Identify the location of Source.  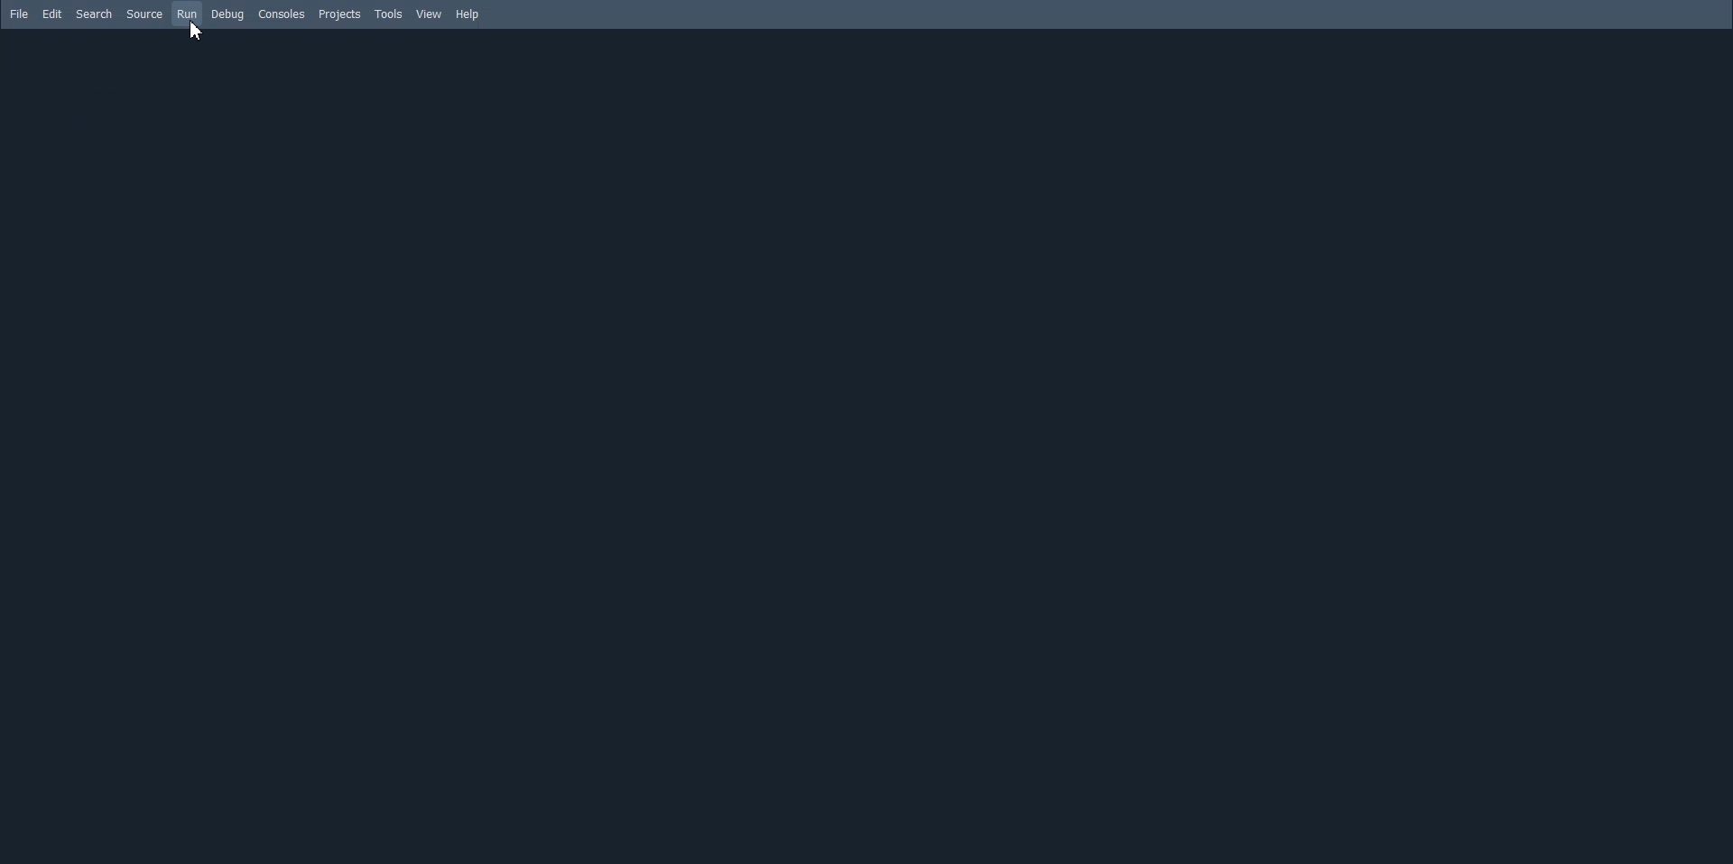
(143, 14).